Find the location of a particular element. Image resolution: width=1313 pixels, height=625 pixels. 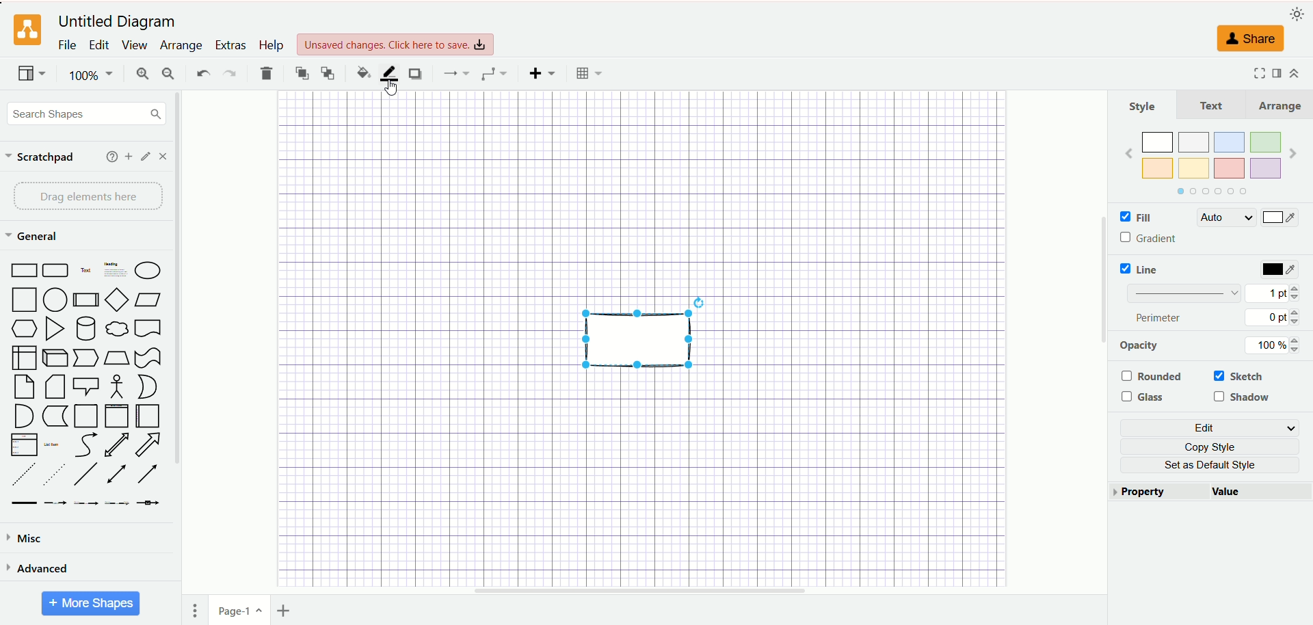

arrange is located at coordinates (178, 46).